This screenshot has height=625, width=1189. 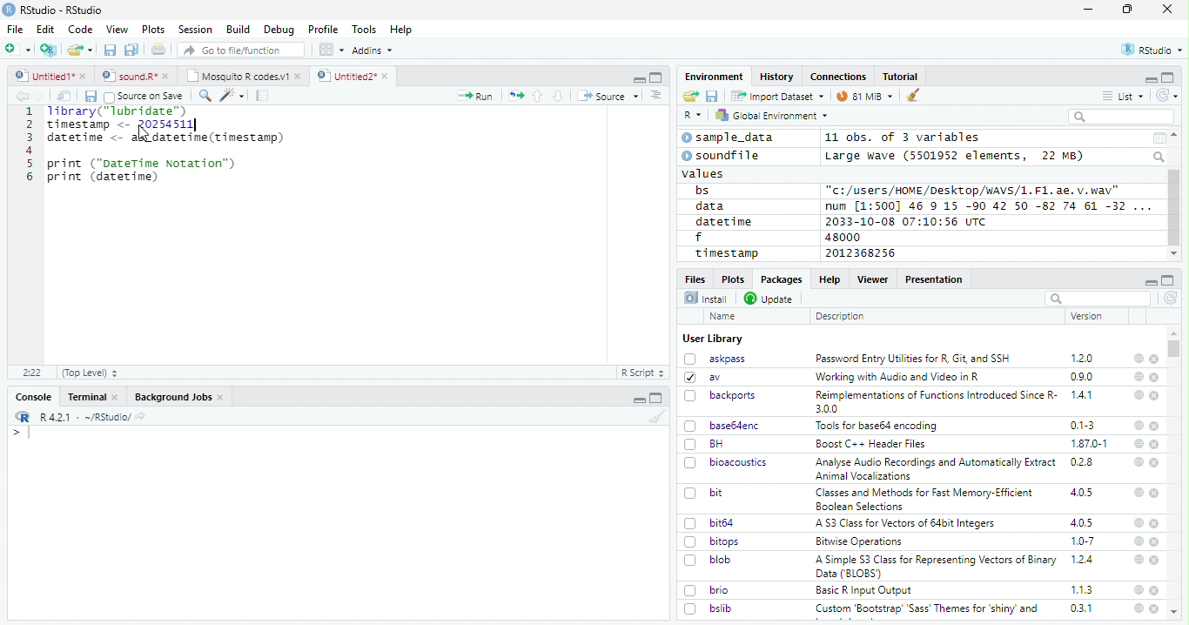 I want to click on timestamp, so click(x=726, y=252).